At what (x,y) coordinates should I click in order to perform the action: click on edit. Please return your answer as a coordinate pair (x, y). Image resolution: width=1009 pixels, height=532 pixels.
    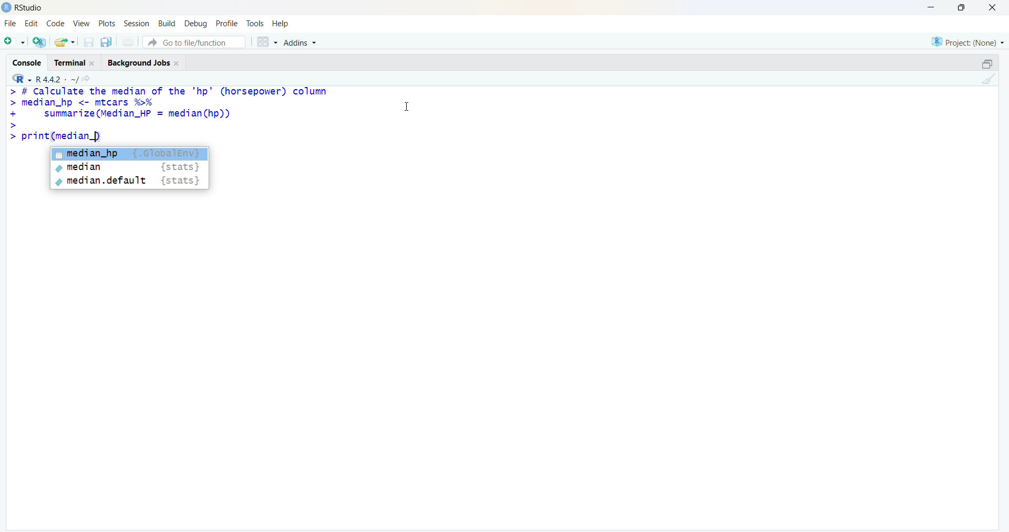
    Looking at the image, I should click on (31, 23).